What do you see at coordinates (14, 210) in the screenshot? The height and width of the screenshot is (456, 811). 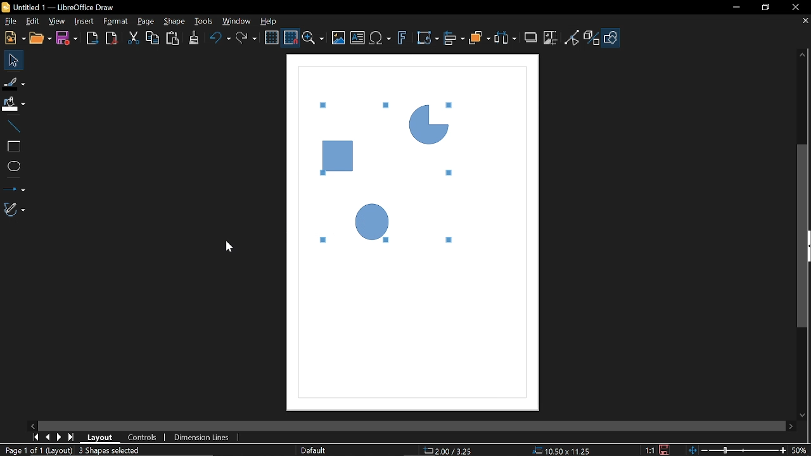 I see `Curves and polygons` at bounding box center [14, 210].